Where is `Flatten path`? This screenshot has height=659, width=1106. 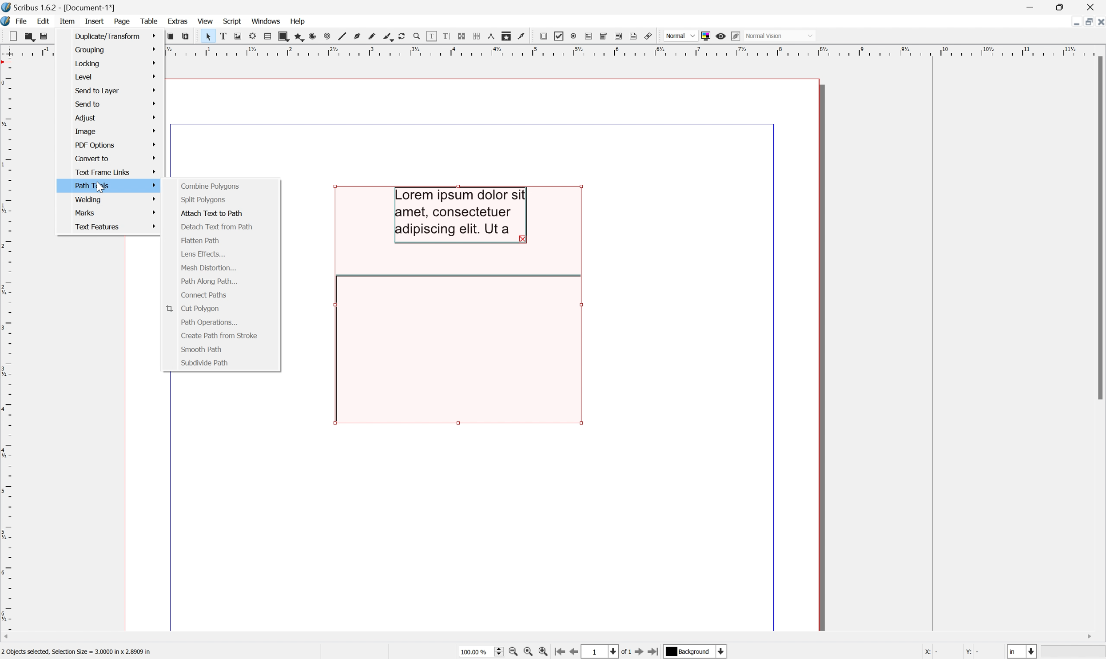 Flatten path is located at coordinates (199, 240).